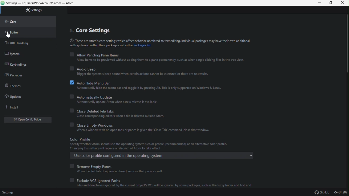 The width and height of the screenshot is (349, 196). Describe the element at coordinates (162, 55) in the screenshot. I see `Allow pending Pane items` at that location.